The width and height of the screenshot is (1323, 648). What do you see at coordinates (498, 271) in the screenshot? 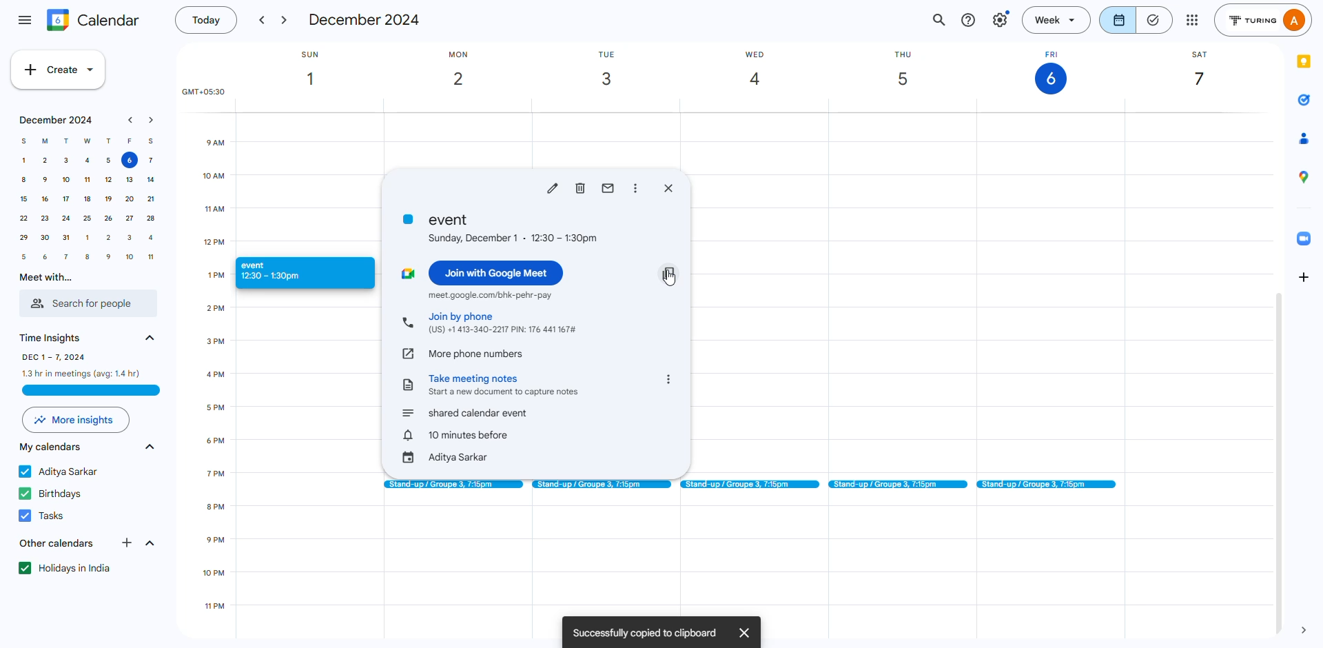
I see `joi` at bounding box center [498, 271].